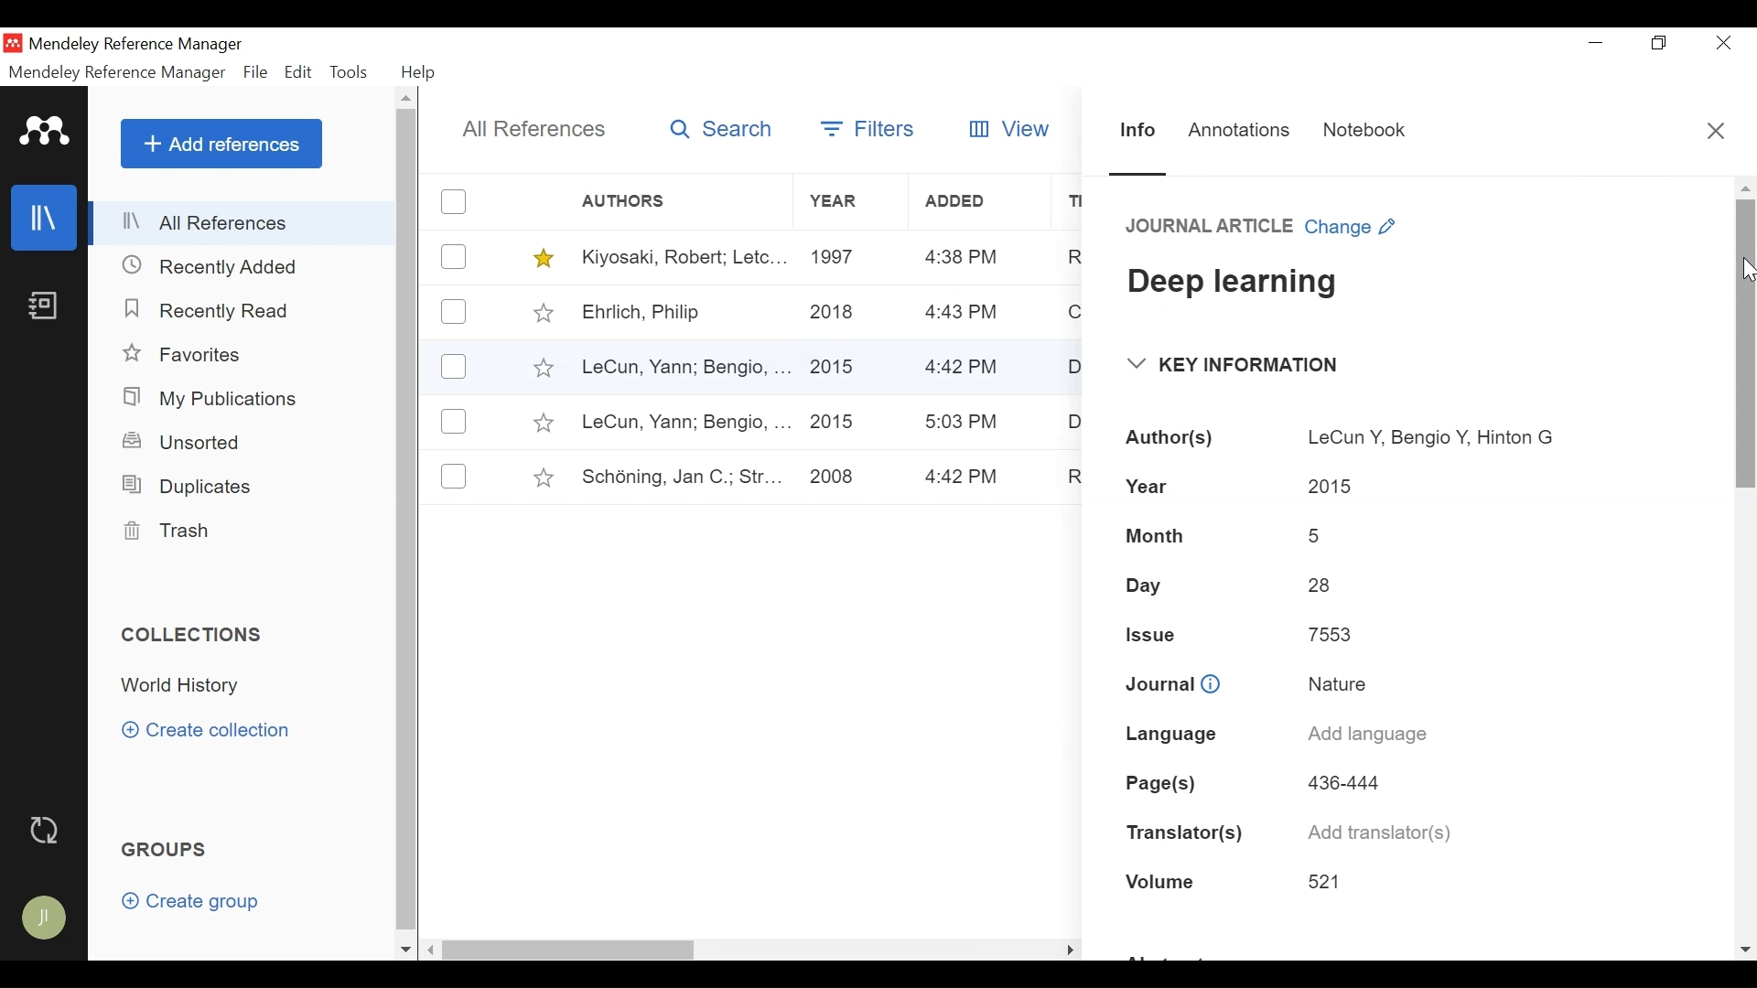  I want to click on Scroll up, so click(408, 101).